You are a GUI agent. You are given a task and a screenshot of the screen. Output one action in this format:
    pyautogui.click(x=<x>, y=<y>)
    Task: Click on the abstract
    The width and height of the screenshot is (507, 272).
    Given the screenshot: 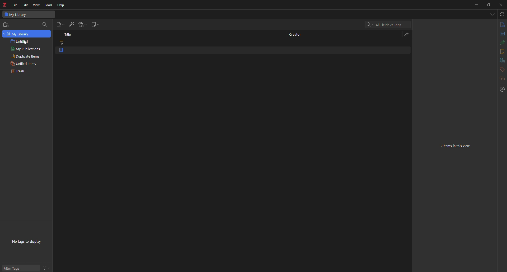 What is the action you would take?
    pyautogui.click(x=502, y=34)
    